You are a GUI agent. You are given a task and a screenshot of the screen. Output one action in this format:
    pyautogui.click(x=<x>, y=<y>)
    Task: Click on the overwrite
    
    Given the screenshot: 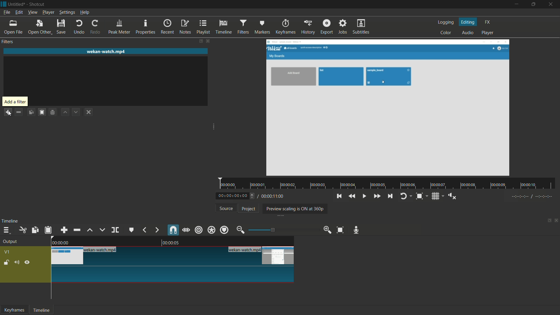 What is the action you would take?
    pyautogui.click(x=102, y=230)
    